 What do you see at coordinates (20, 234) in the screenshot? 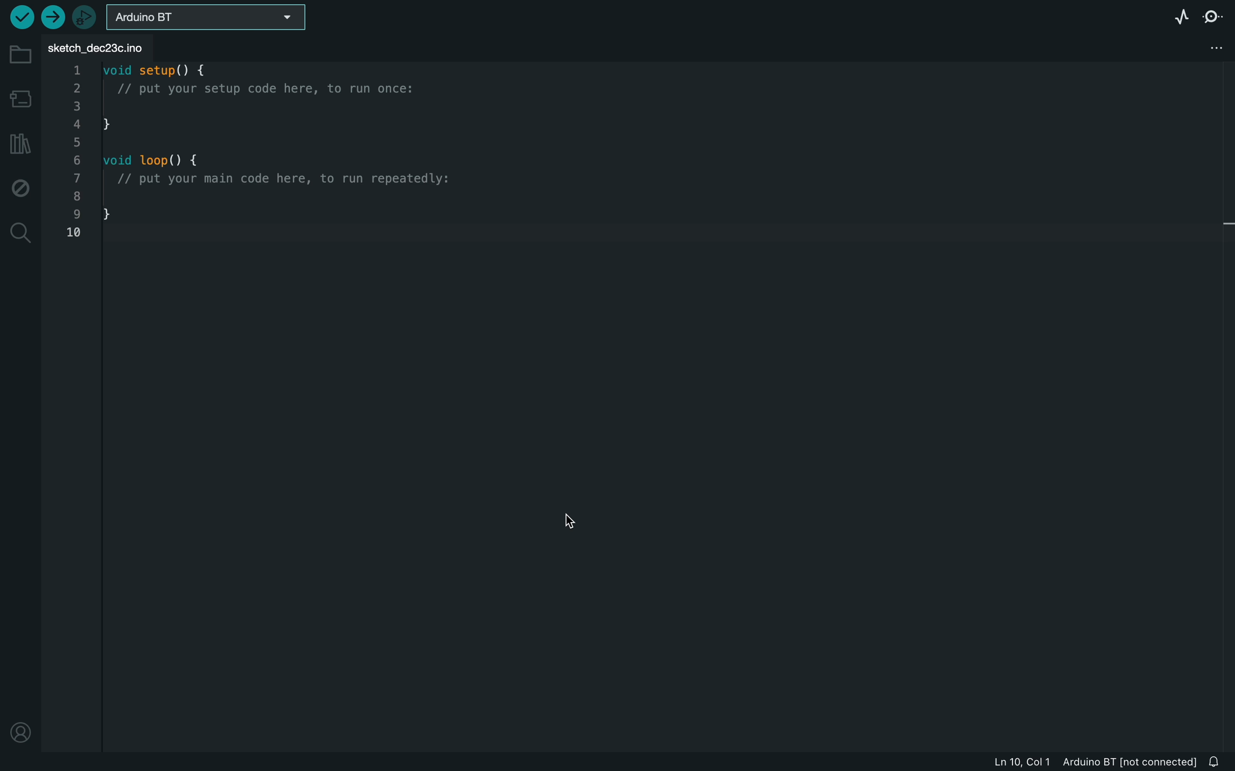
I see `search` at bounding box center [20, 234].